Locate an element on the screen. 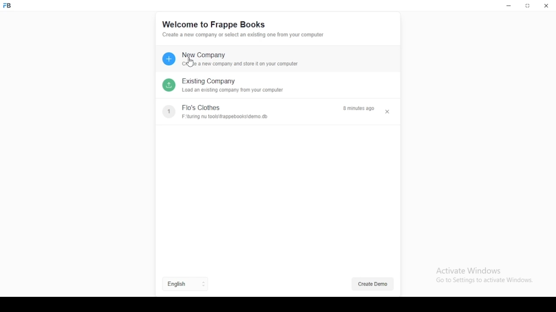 Image resolution: width=556 pixels, height=312 pixels. create demo is located at coordinates (374, 283).